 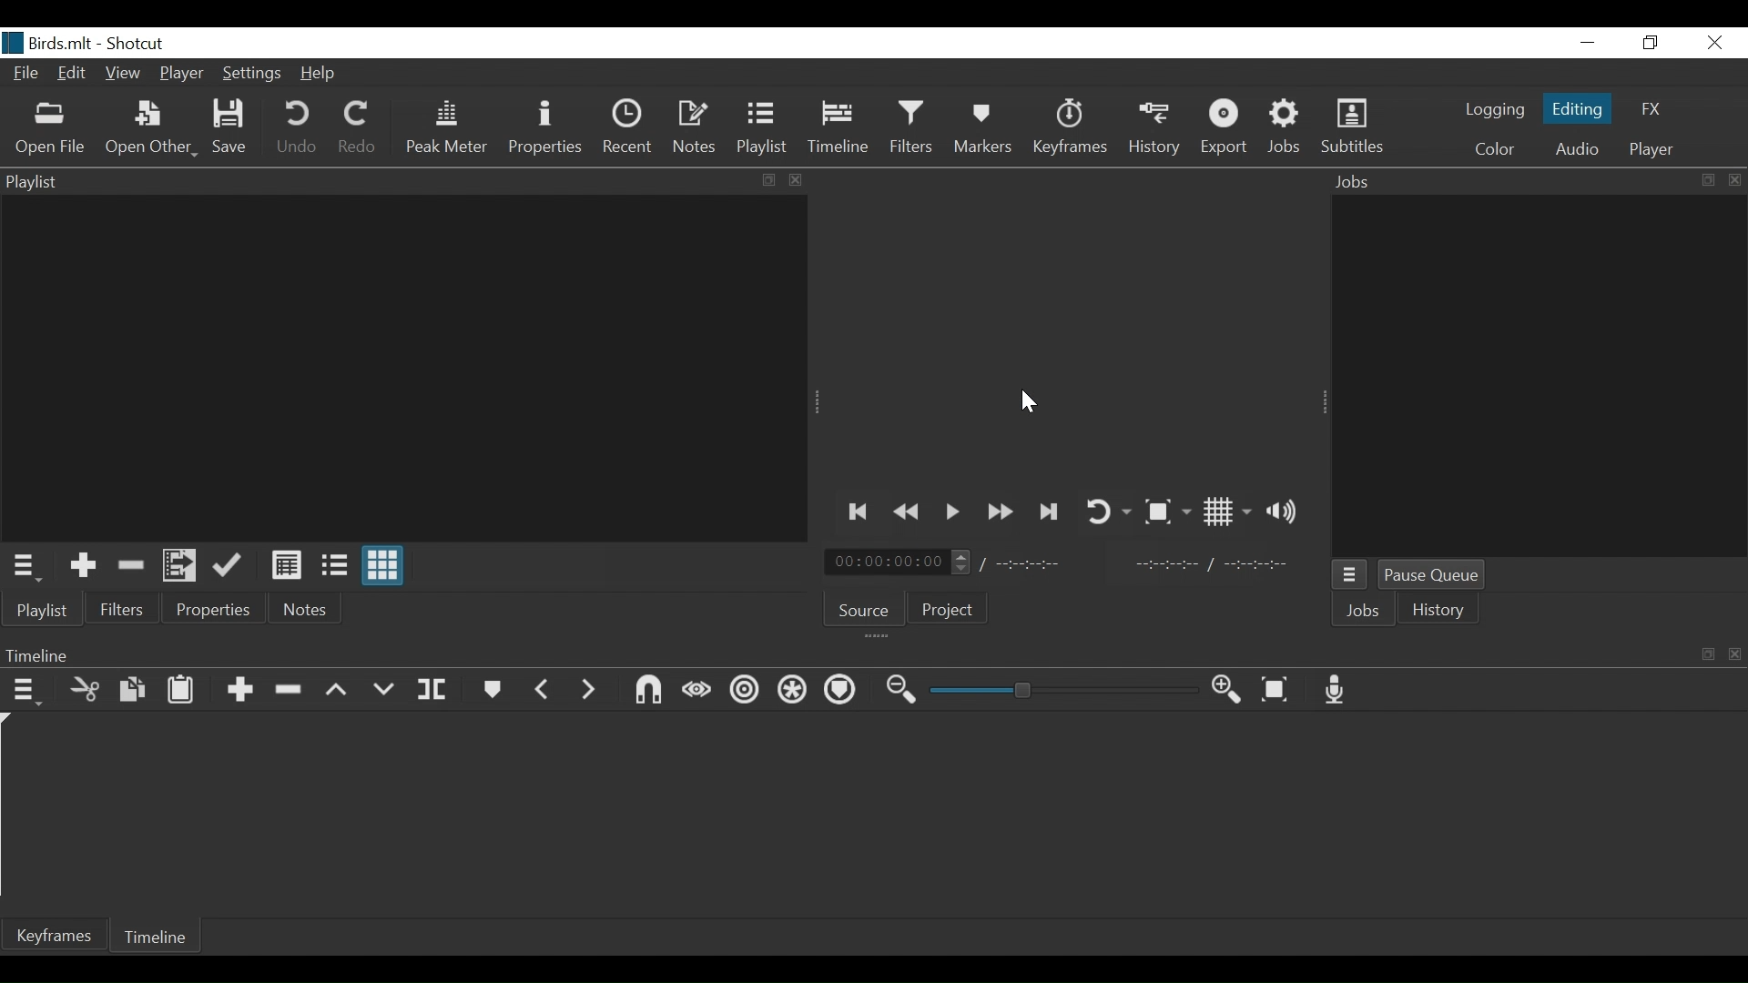 What do you see at coordinates (860, 512) in the screenshot?
I see `Skip to the previous point` at bounding box center [860, 512].